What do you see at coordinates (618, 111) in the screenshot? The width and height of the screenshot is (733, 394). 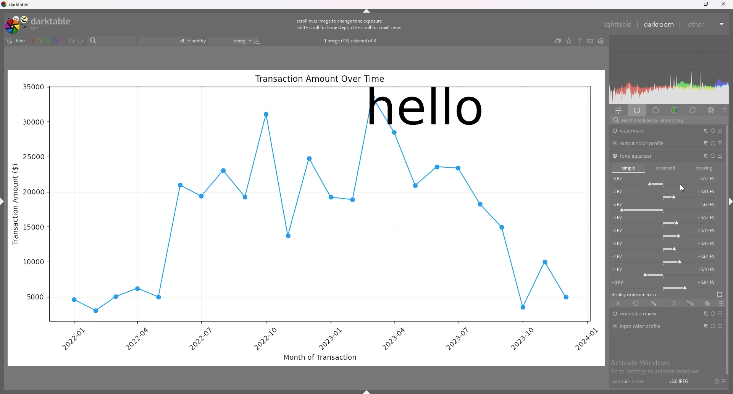 I see `quick access panel` at bounding box center [618, 111].